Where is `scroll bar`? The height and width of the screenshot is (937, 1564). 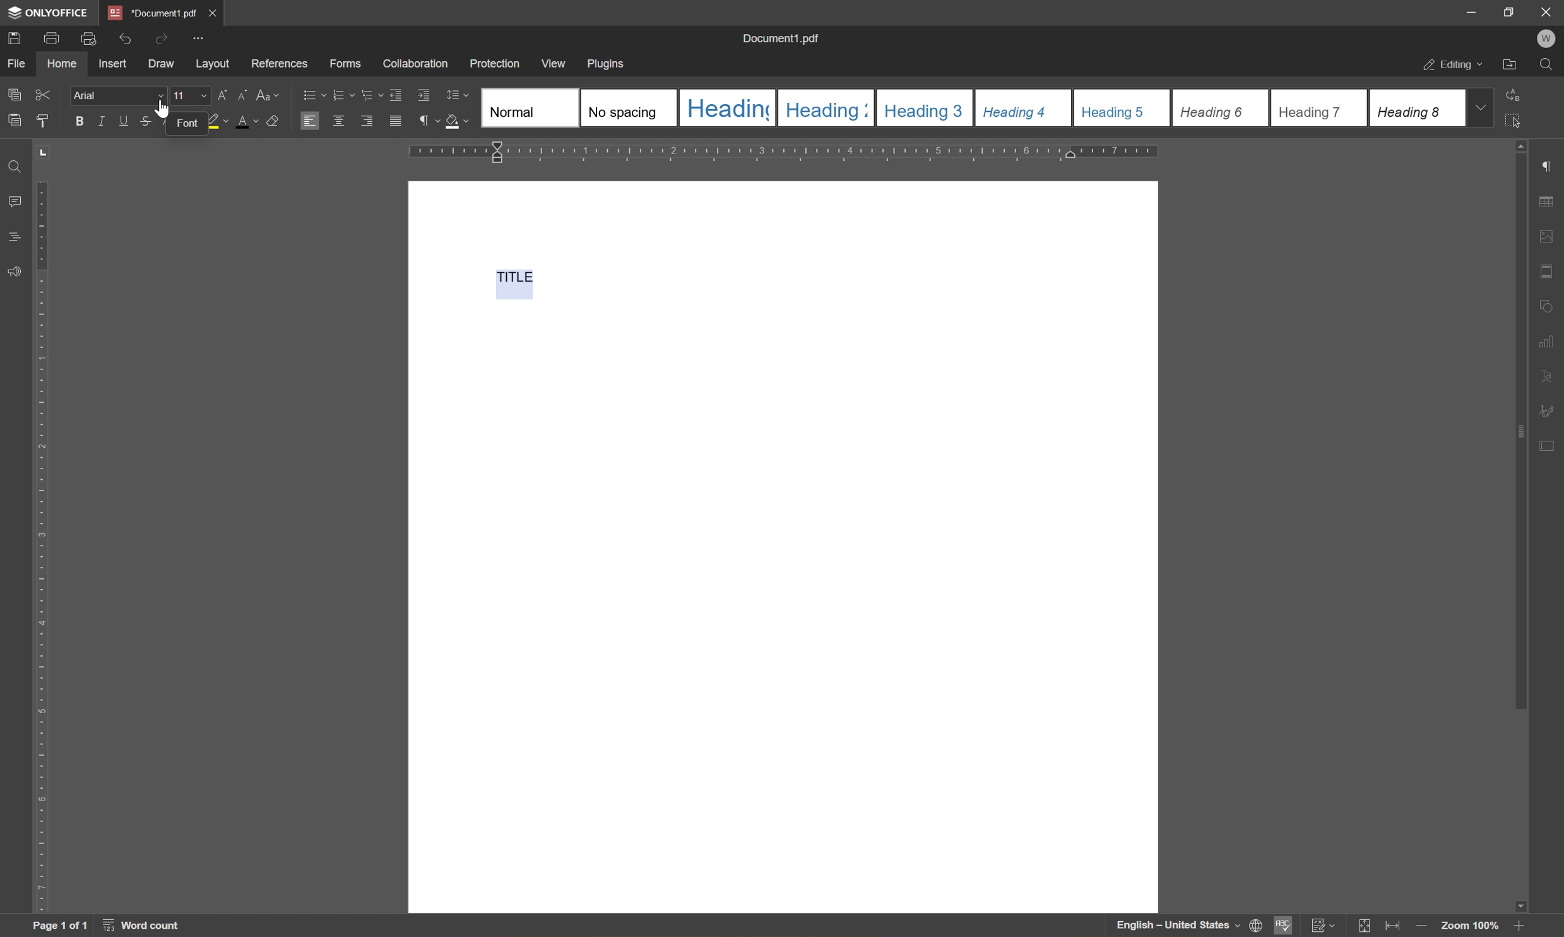 scroll bar is located at coordinates (1520, 425).